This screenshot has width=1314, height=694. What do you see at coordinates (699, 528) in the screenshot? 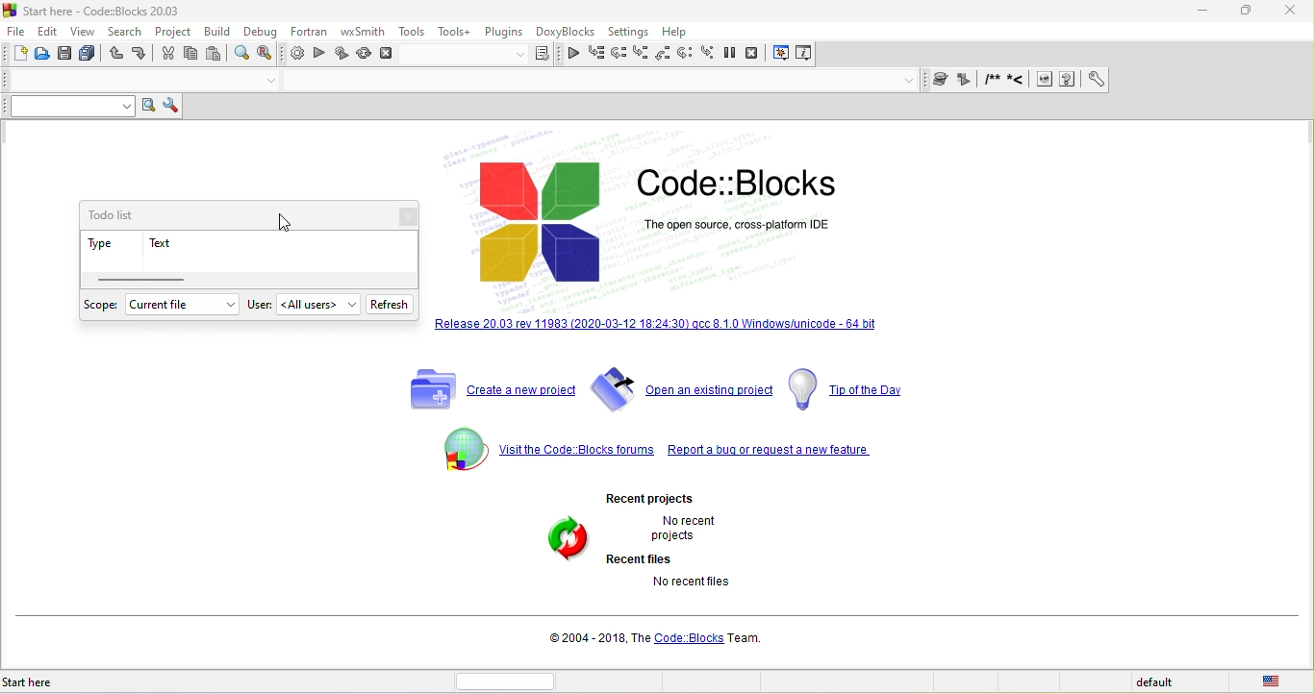
I see `no recent projects ` at bounding box center [699, 528].